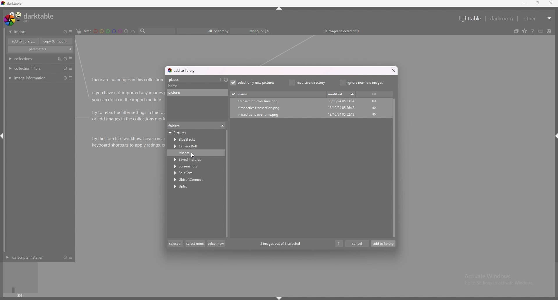  I want to click on presets, so click(71, 68).